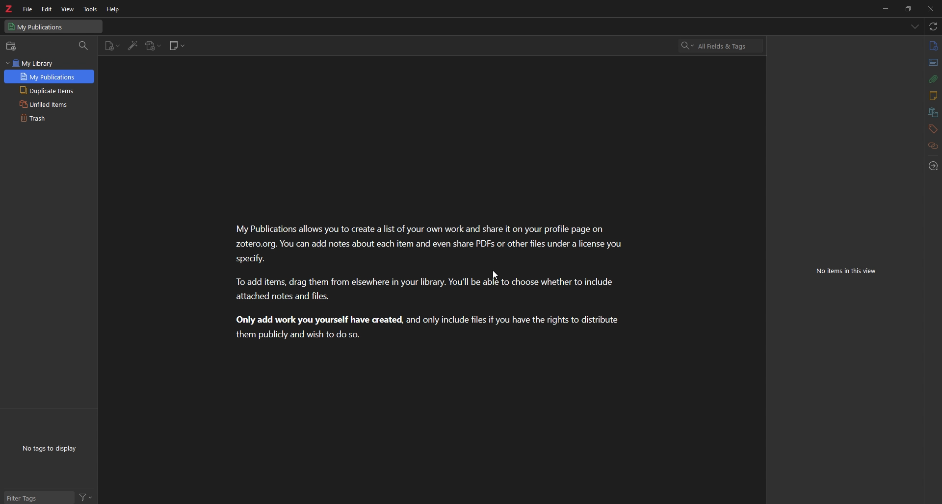 The image size is (942, 504). What do you see at coordinates (177, 46) in the screenshot?
I see `new note` at bounding box center [177, 46].